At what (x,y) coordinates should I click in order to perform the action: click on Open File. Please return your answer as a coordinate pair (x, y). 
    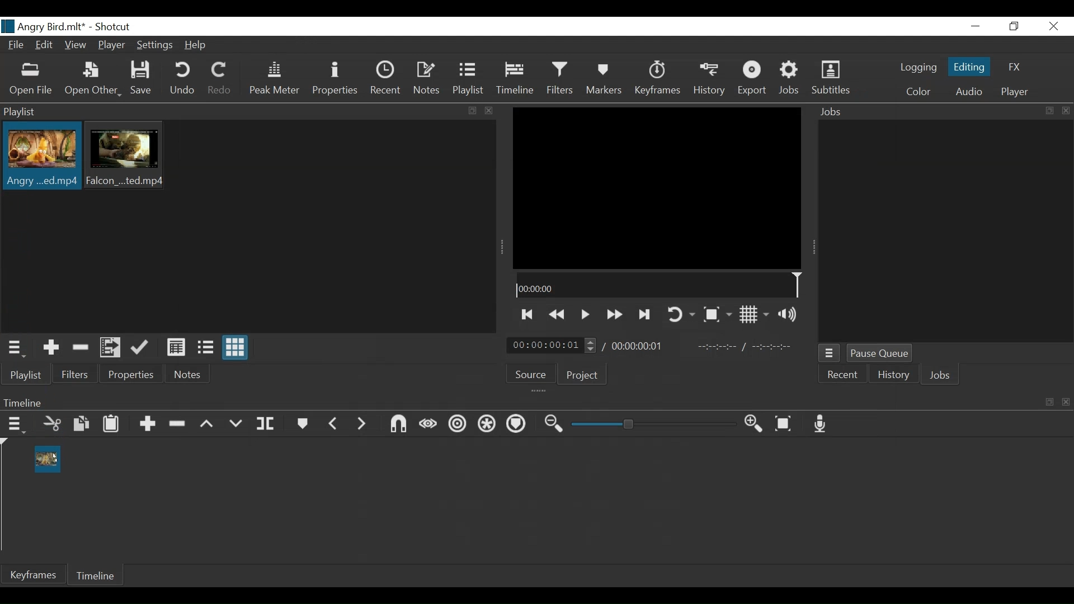
    Looking at the image, I should click on (31, 78).